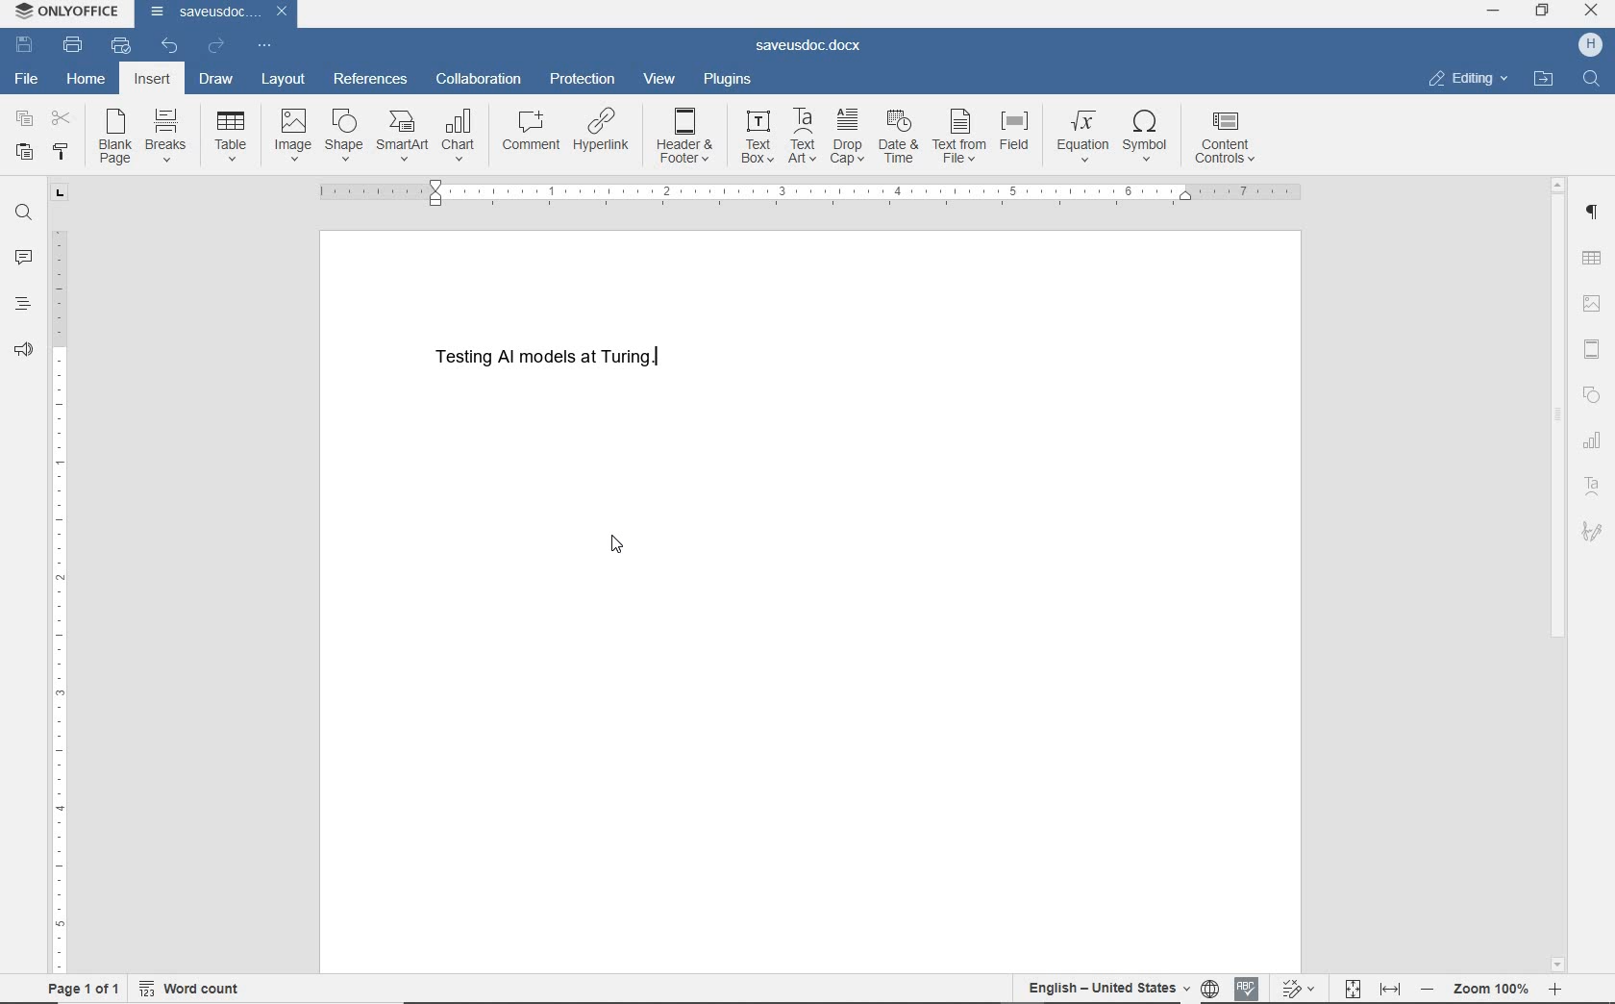  What do you see at coordinates (79, 991) in the screenshot?
I see `page 1 of 1` at bounding box center [79, 991].